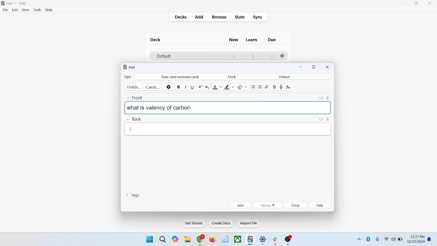 The image size is (437, 246). What do you see at coordinates (218, 86) in the screenshot?
I see `text color` at bounding box center [218, 86].